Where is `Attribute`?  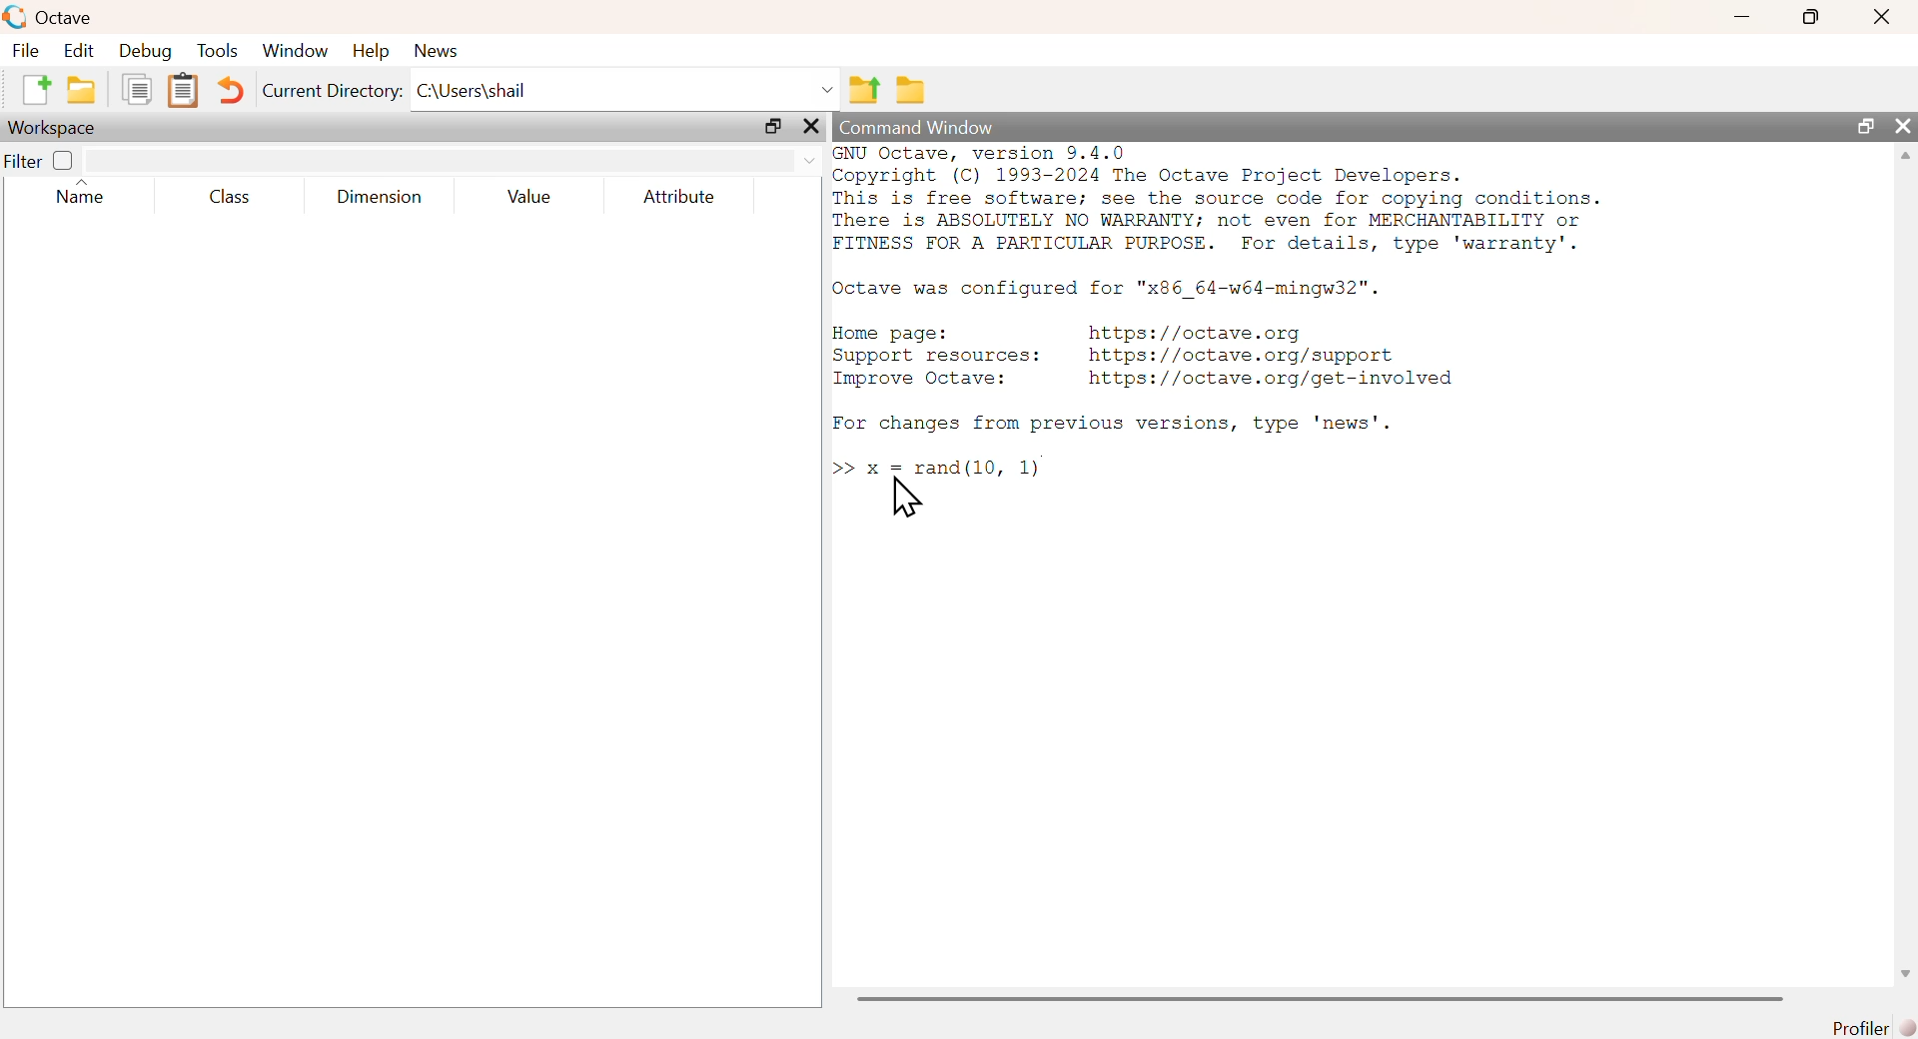 Attribute is located at coordinates (681, 199).